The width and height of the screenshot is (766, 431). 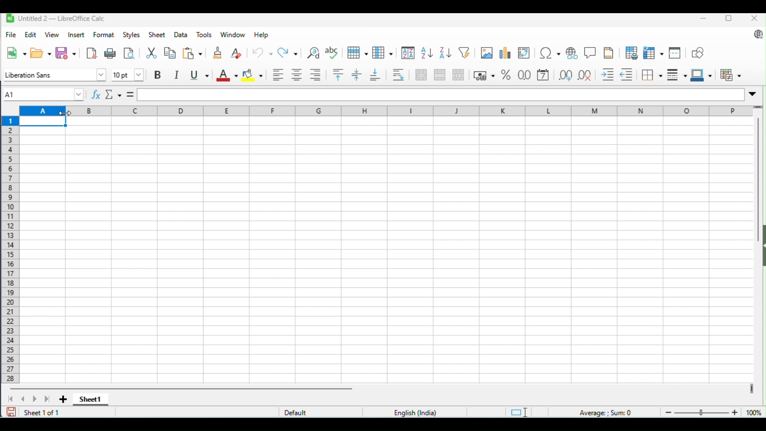 I want to click on file, so click(x=11, y=35).